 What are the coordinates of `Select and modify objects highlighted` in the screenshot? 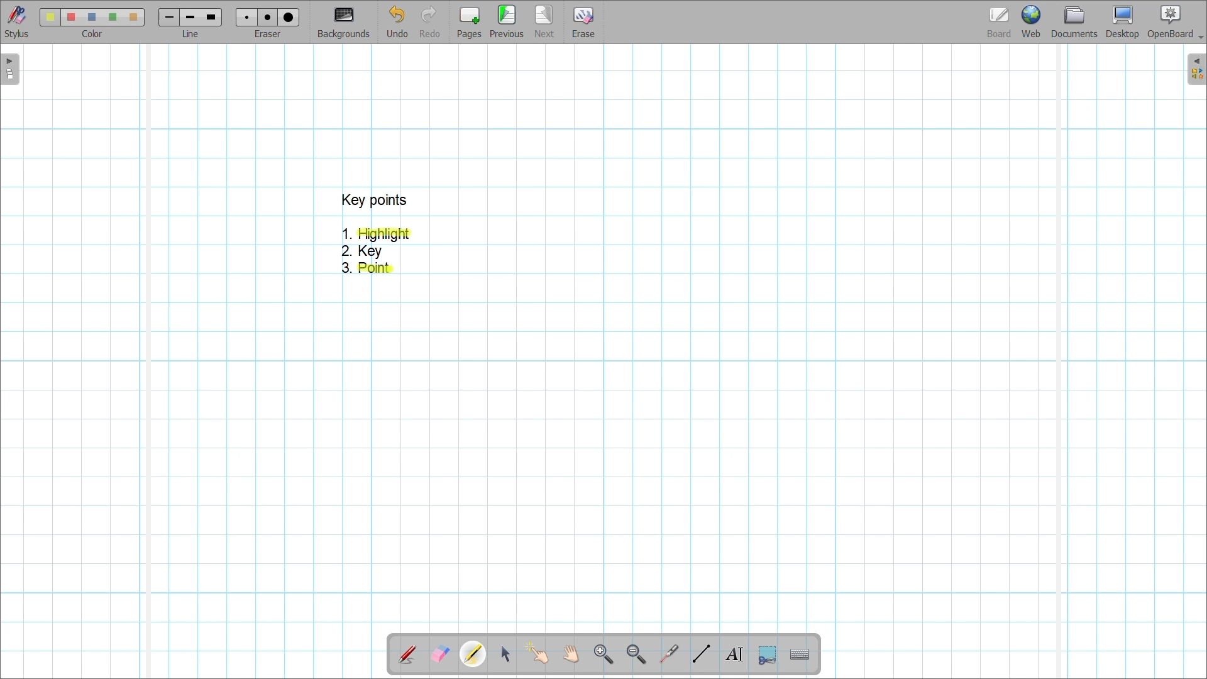 It's located at (505, 654).